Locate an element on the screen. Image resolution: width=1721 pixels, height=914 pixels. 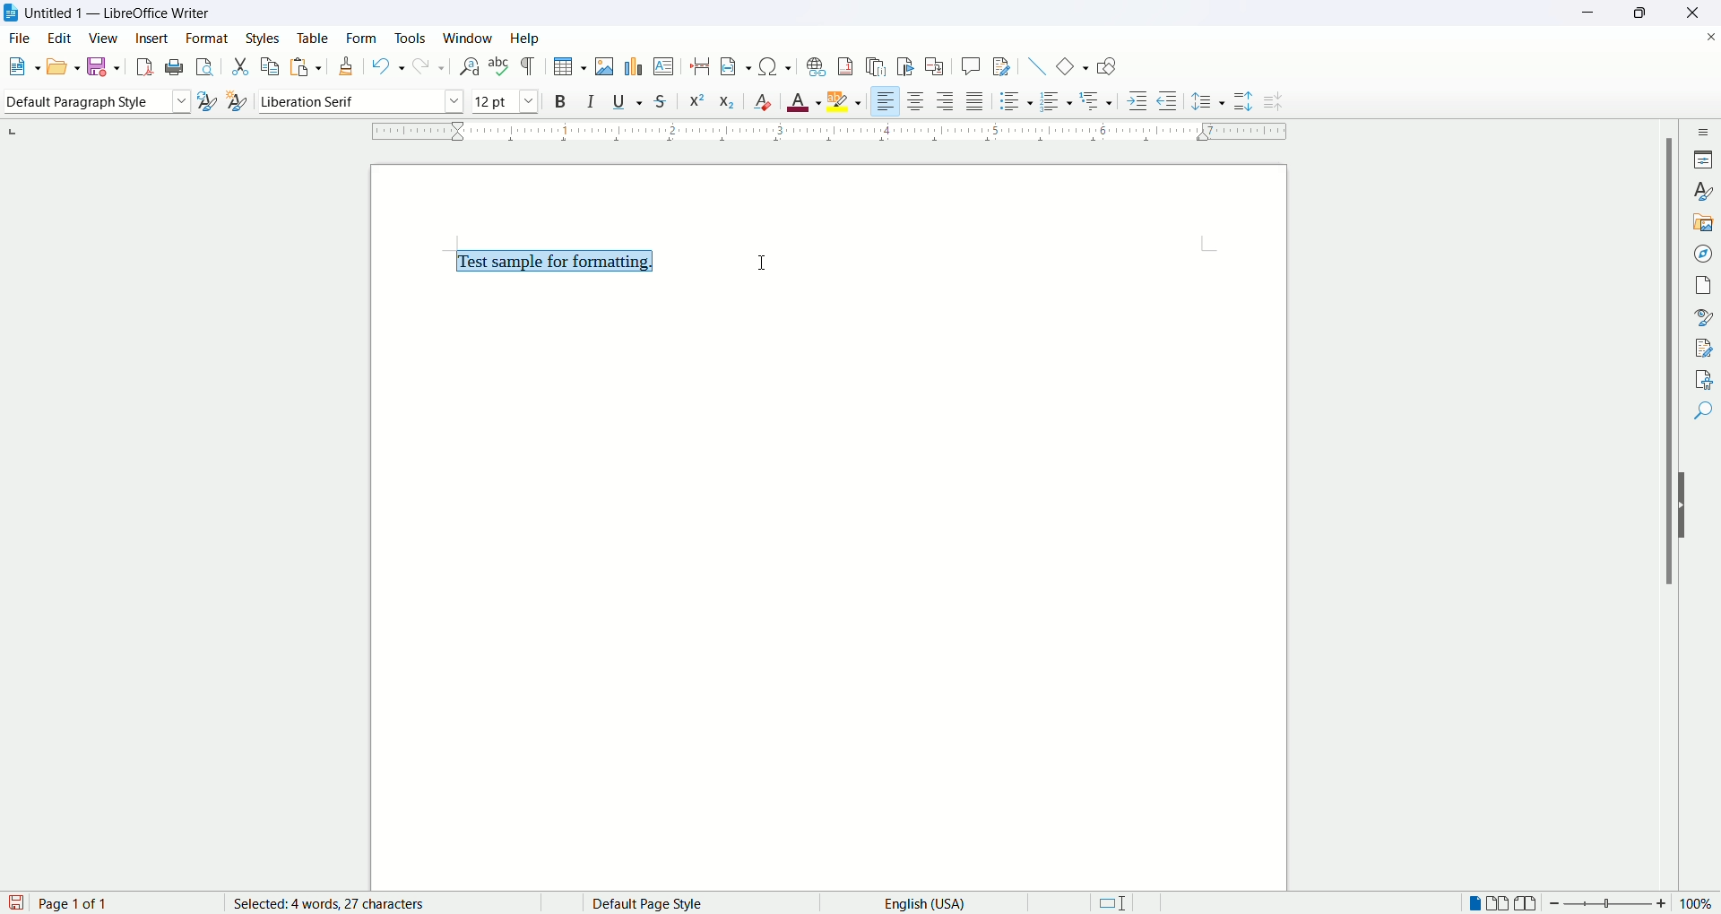
manage changes is located at coordinates (1703, 348).